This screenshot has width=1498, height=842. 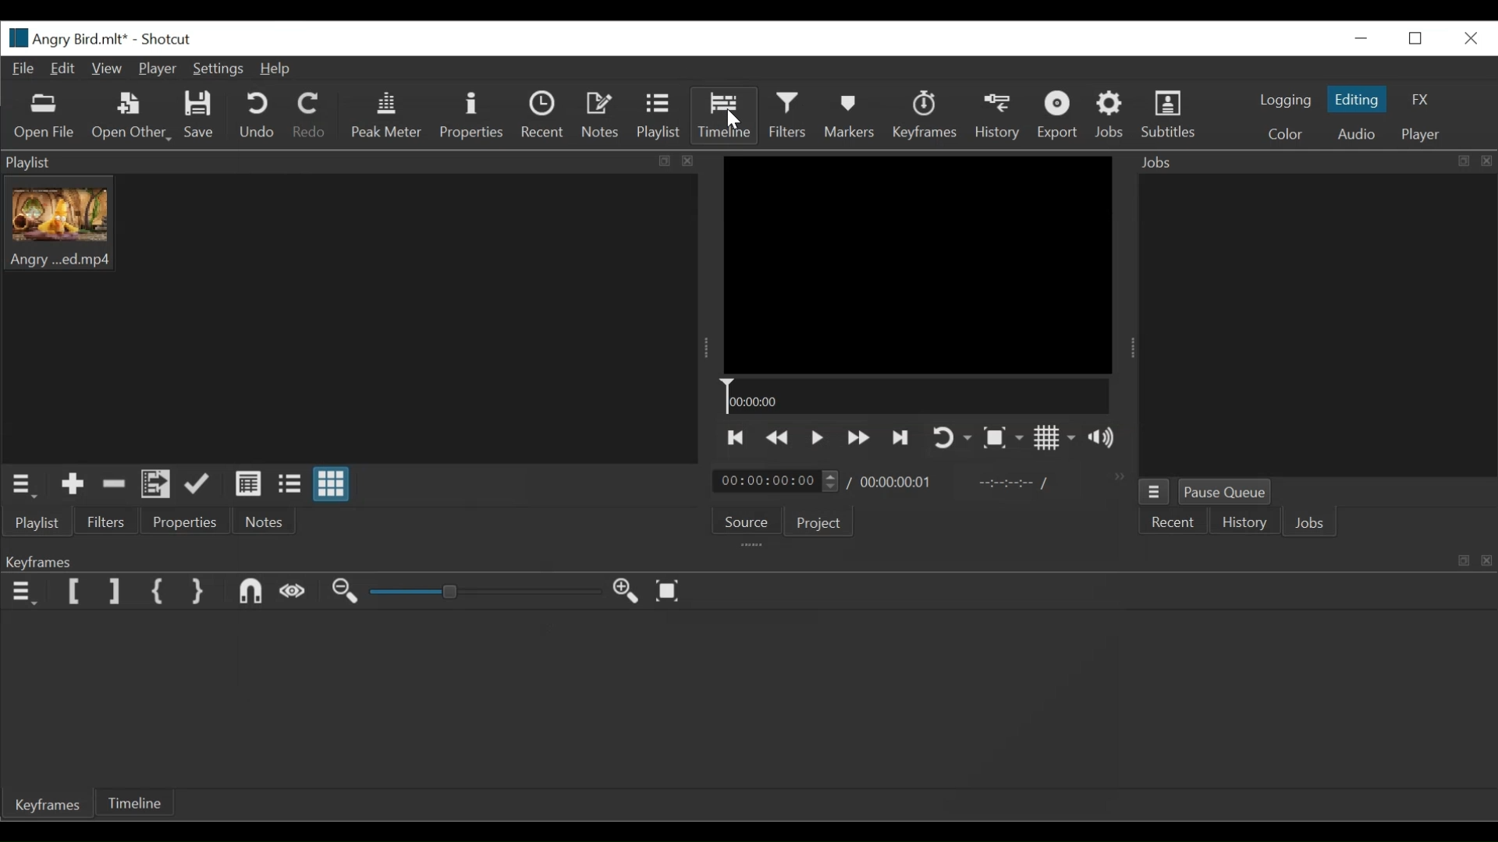 What do you see at coordinates (1243, 522) in the screenshot?
I see `History` at bounding box center [1243, 522].